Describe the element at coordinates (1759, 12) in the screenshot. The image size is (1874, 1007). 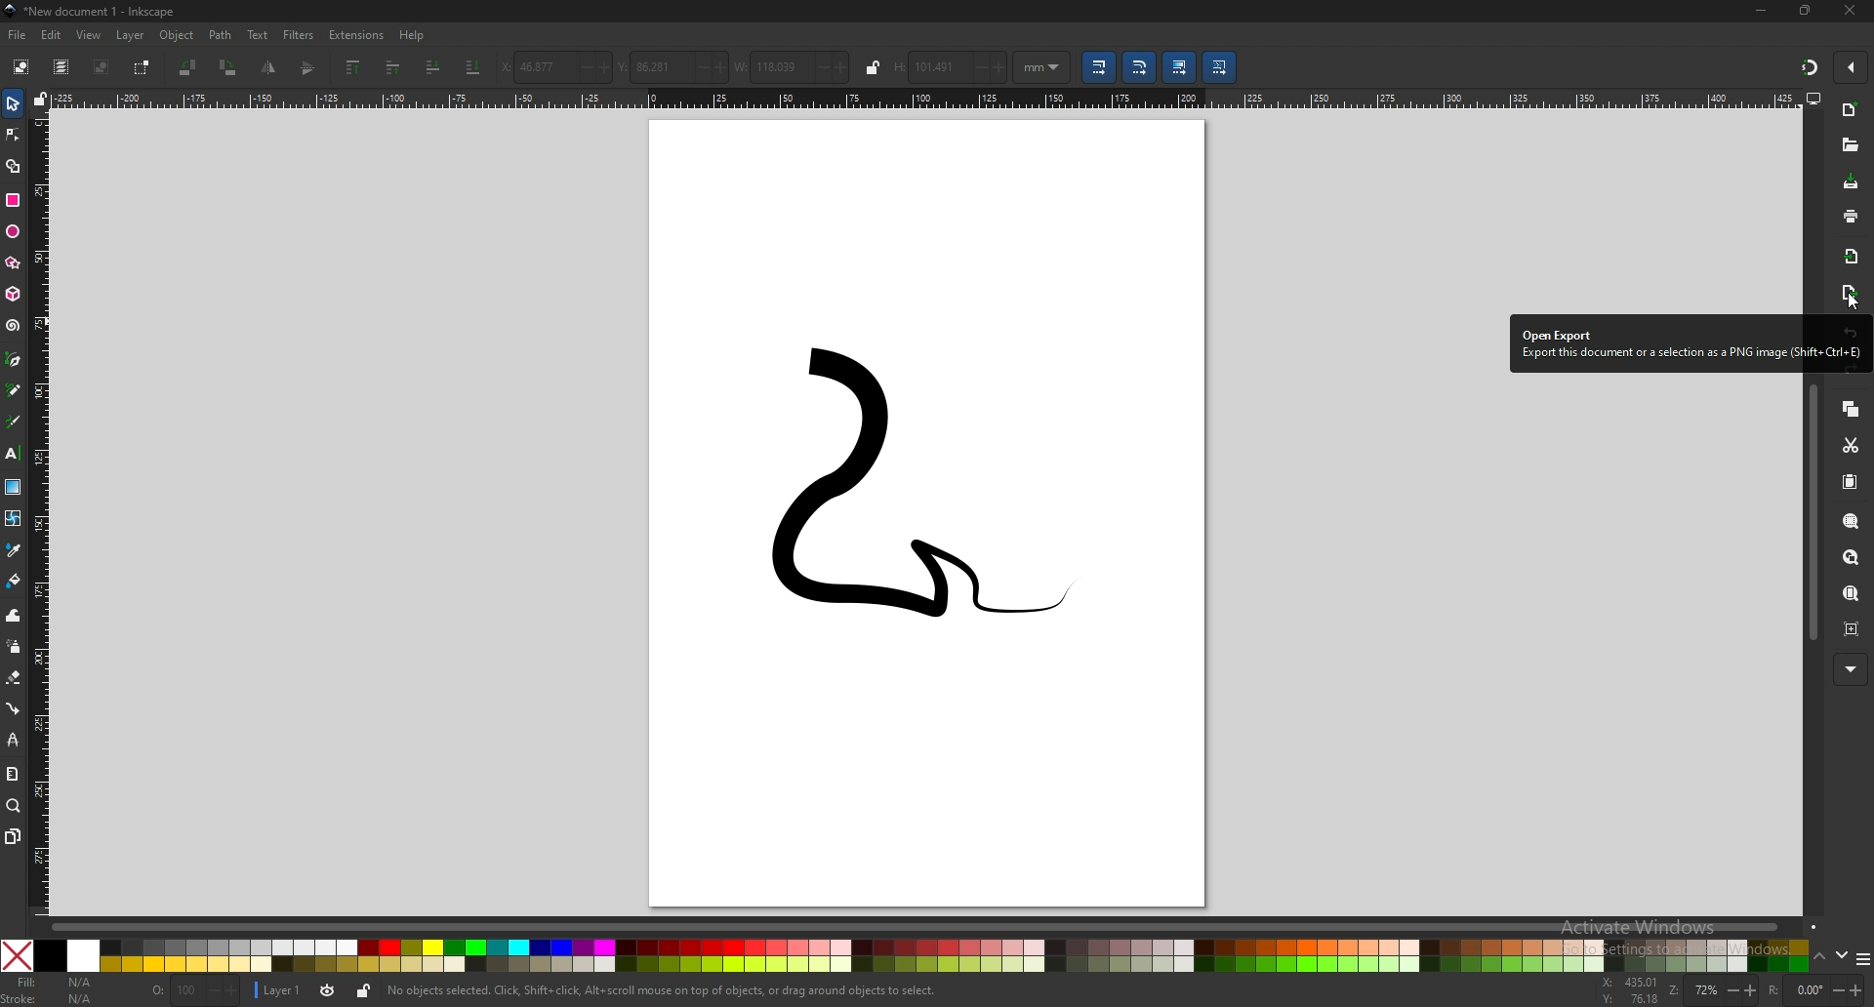
I see `minimize` at that location.